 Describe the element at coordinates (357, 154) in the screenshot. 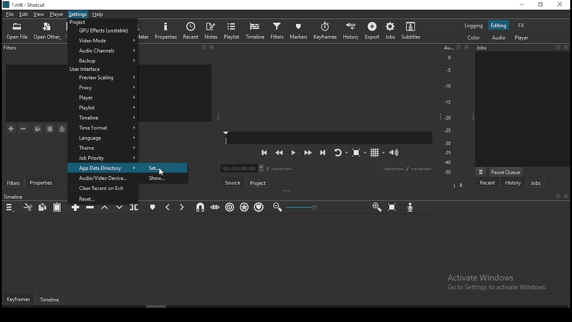

I see `toggle zoom` at that location.